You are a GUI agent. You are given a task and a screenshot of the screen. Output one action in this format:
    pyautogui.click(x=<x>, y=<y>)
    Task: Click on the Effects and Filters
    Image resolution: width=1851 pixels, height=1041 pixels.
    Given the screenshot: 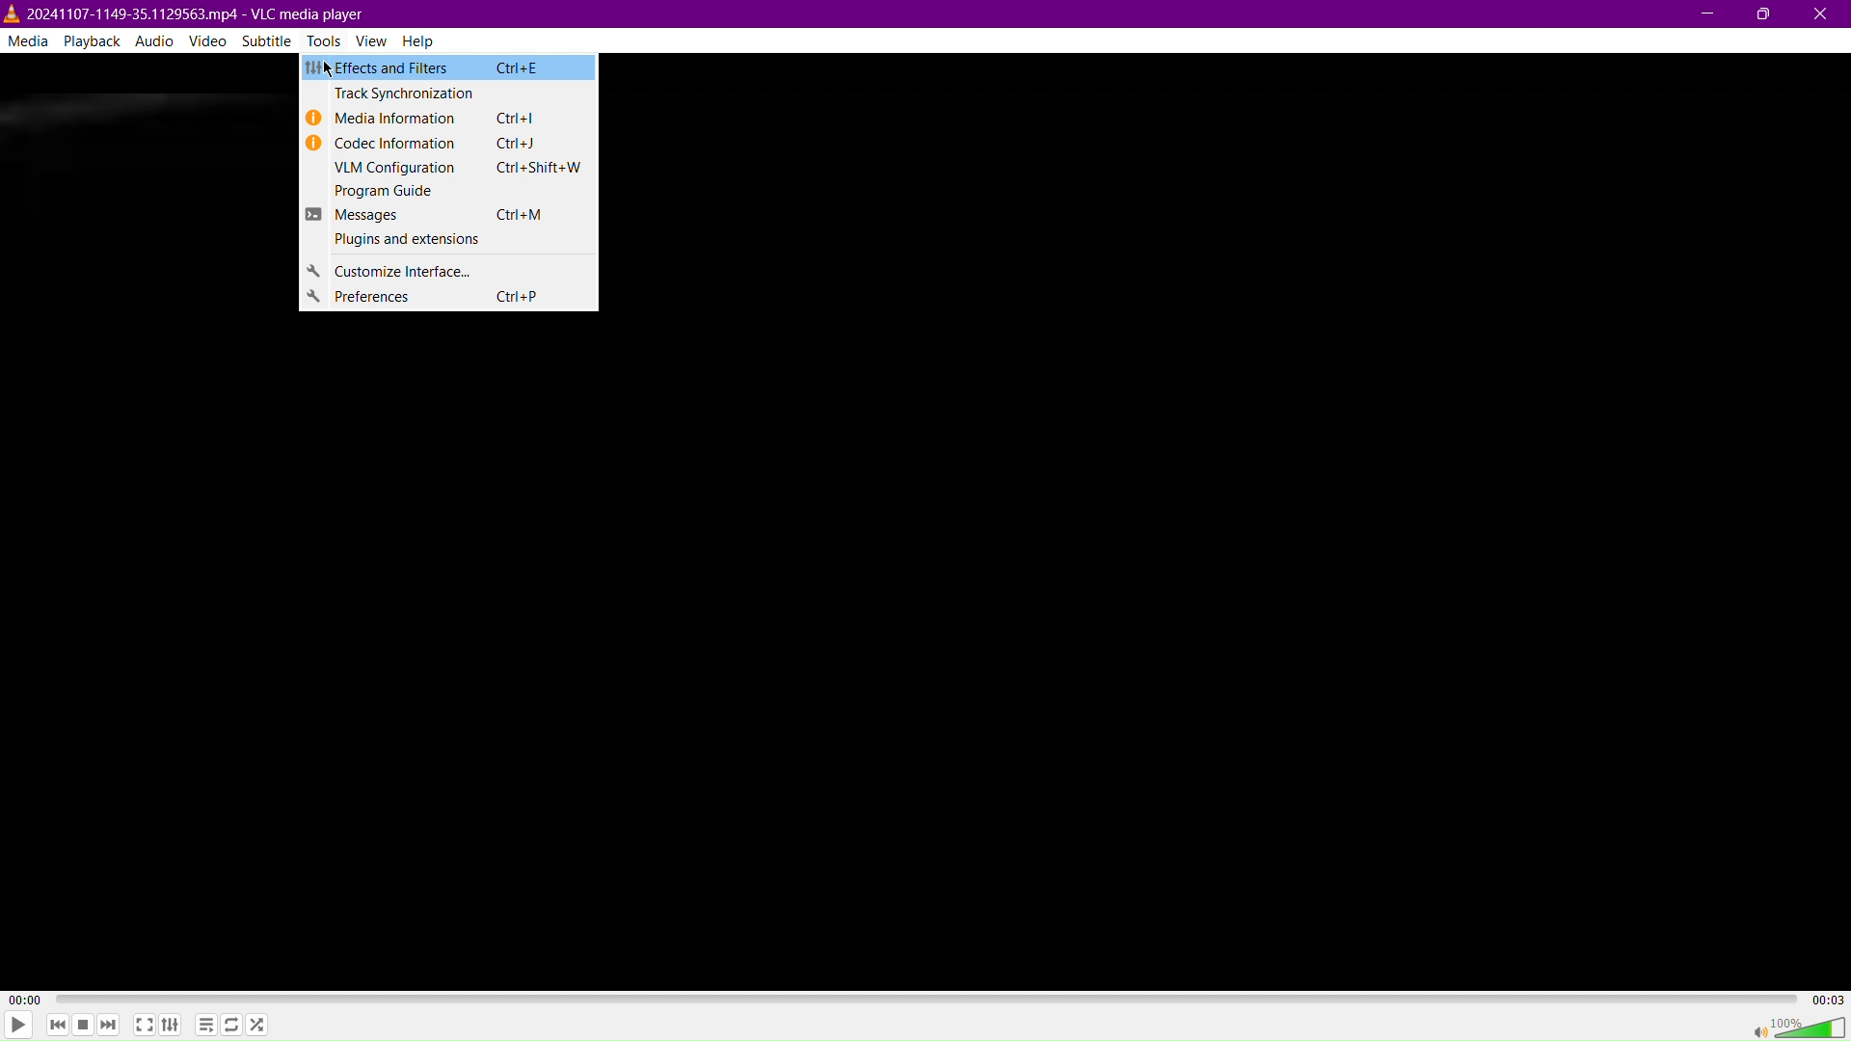 What is the action you would take?
    pyautogui.click(x=448, y=68)
    